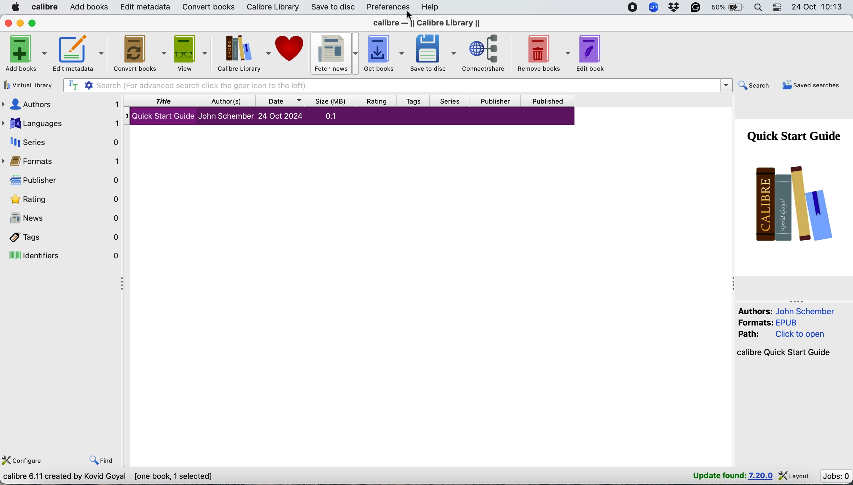  Describe the element at coordinates (65, 218) in the screenshot. I see `news` at that location.